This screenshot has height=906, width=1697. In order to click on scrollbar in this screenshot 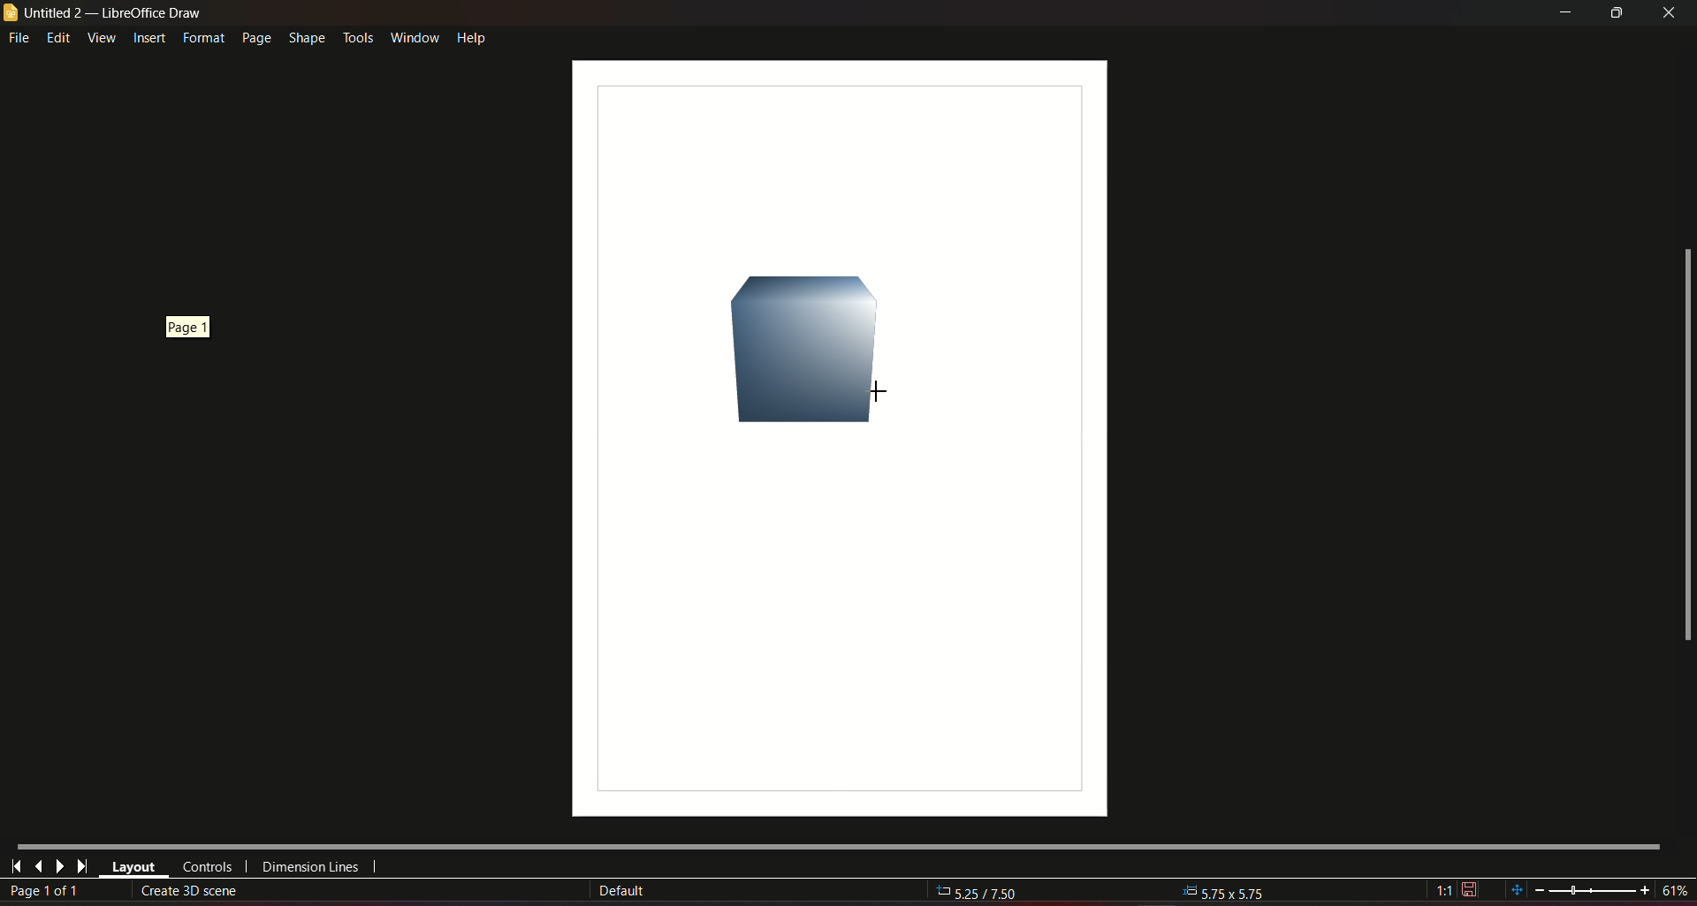, I will do `click(1686, 446)`.